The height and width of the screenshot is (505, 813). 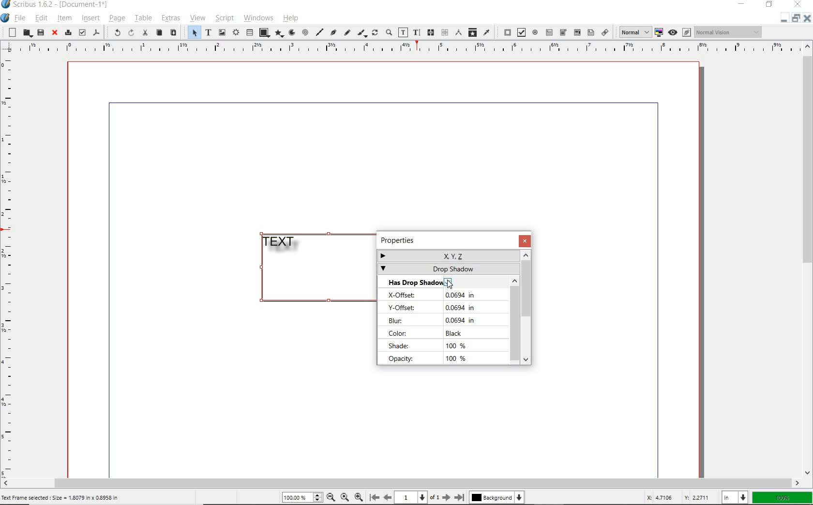 I want to click on open, so click(x=26, y=33).